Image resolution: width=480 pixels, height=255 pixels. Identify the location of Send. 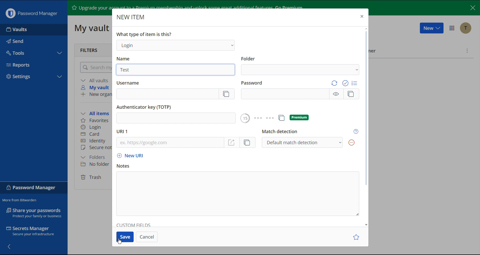
(33, 40).